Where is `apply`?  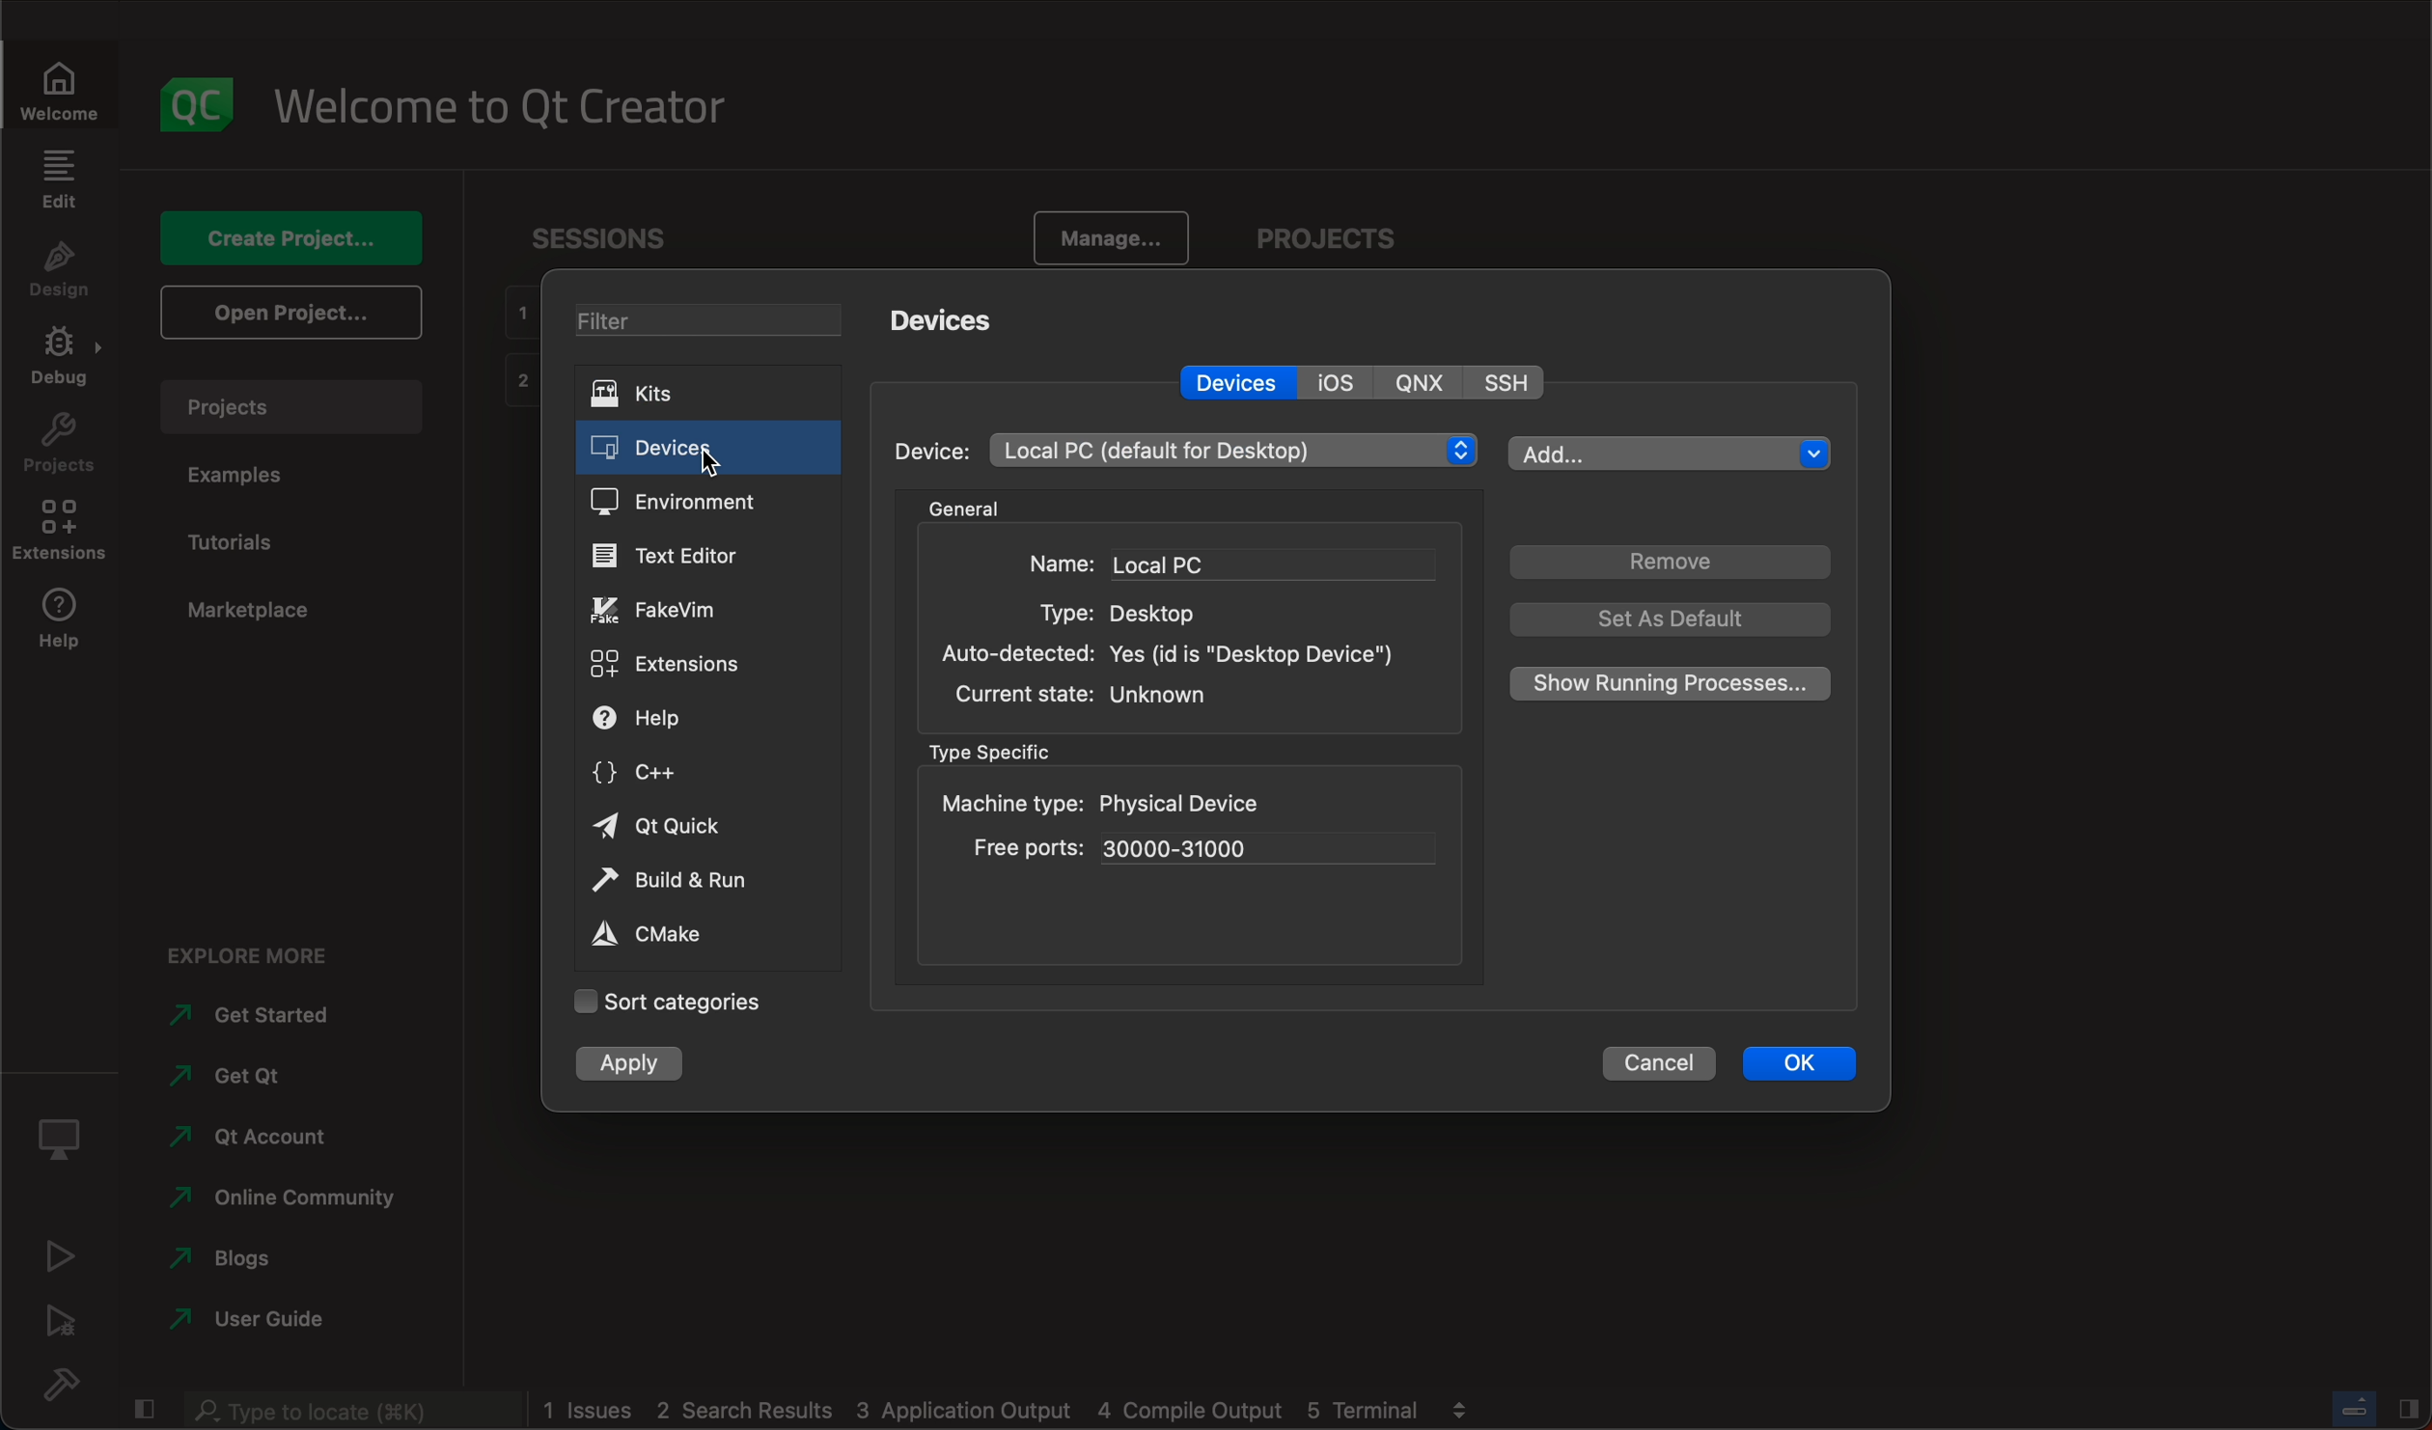
apply is located at coordinates (637, 1068).